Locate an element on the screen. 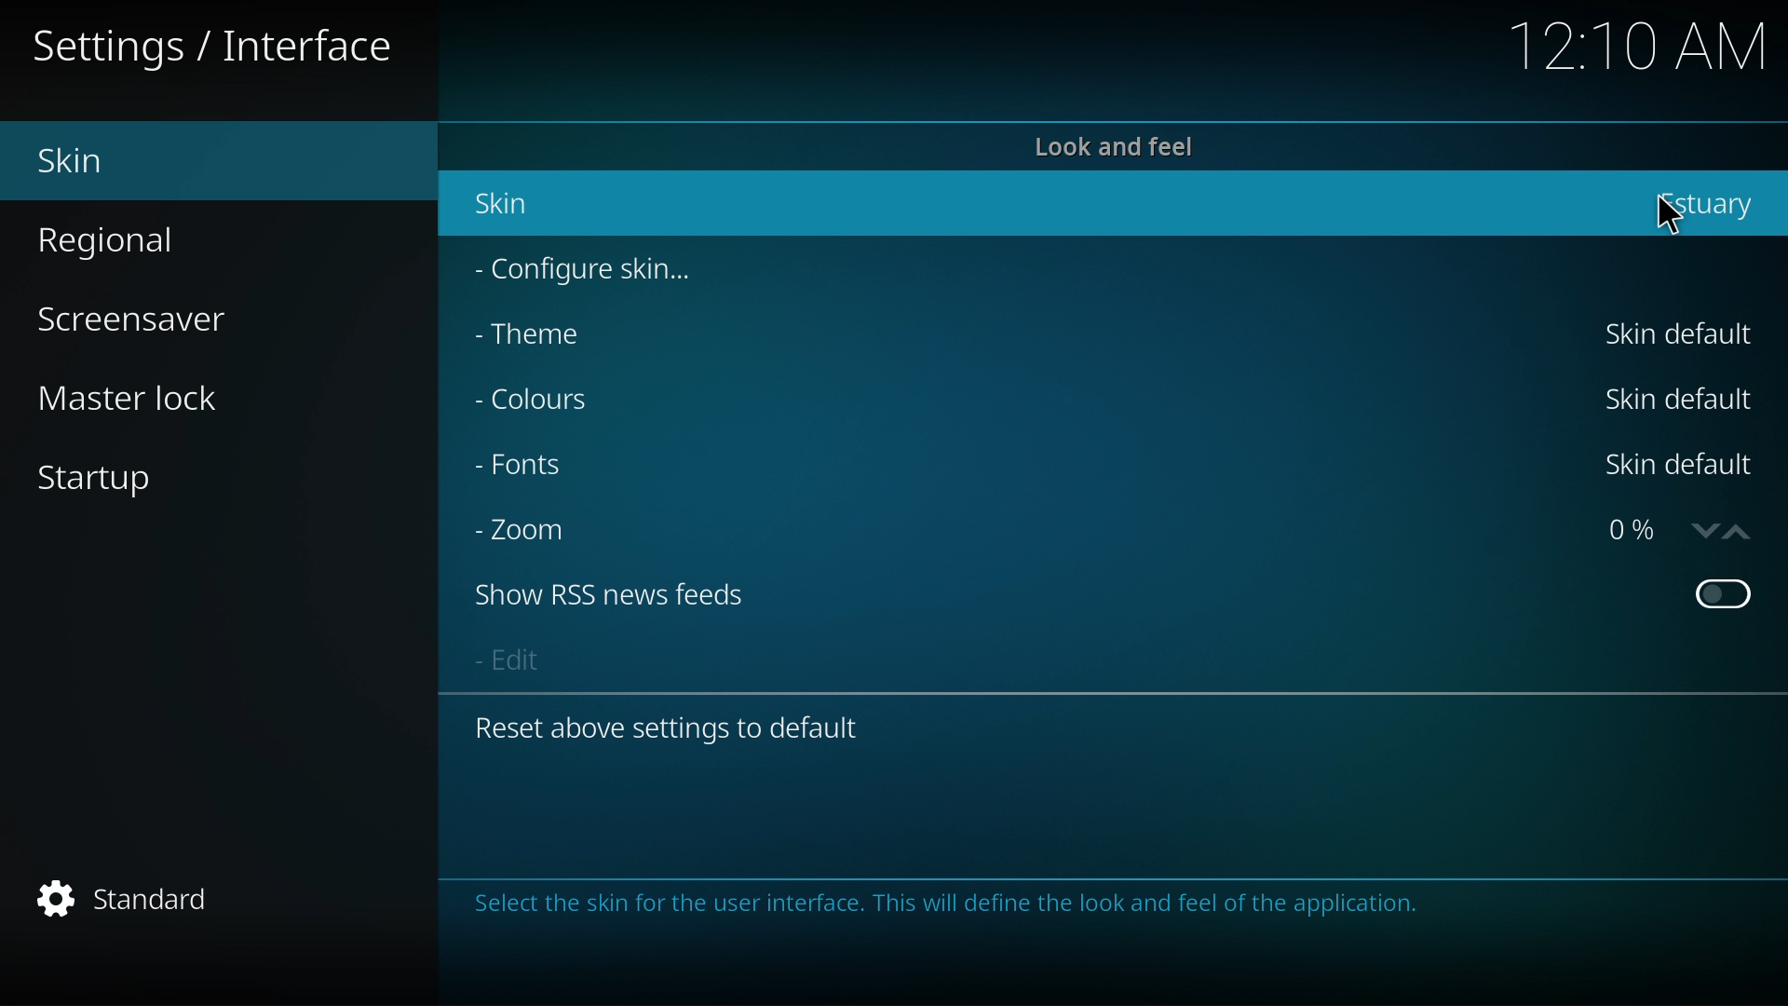  0% is located at coordinates (1633, 530).